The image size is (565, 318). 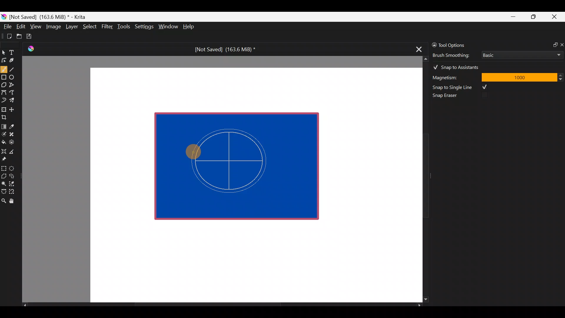 I want to click on Create new document, so click(x=7, y=36).